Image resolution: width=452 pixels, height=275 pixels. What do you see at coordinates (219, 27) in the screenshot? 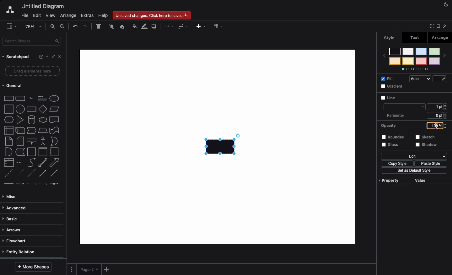
I see `Table` at bounding box center [219, 27].